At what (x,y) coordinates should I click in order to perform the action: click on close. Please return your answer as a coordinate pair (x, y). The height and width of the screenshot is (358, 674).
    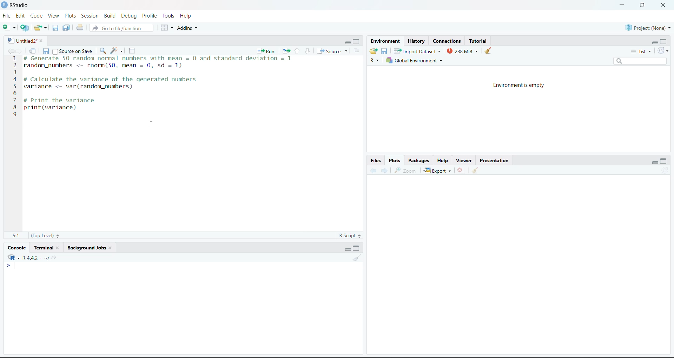
    Looking at the image, I should click on (663, 5).